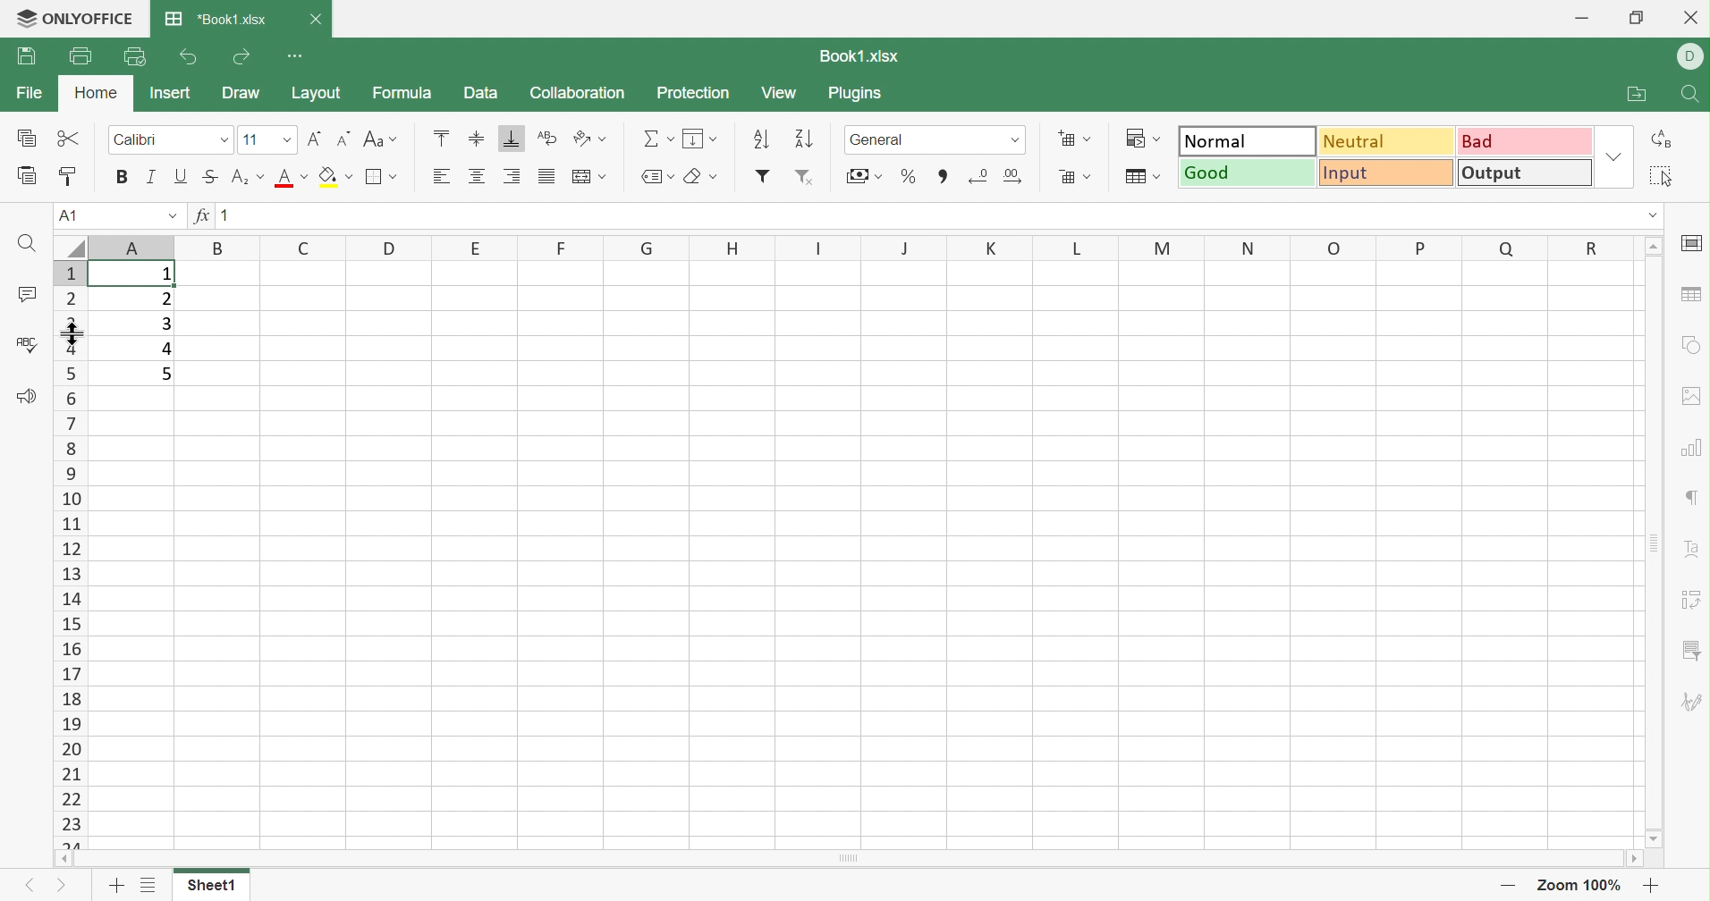 Image resolution: width=1710 pixels, height=901 pixels. Describe the element at coordinates (242, 94) in the screenshot. I see `Draw` at that location.